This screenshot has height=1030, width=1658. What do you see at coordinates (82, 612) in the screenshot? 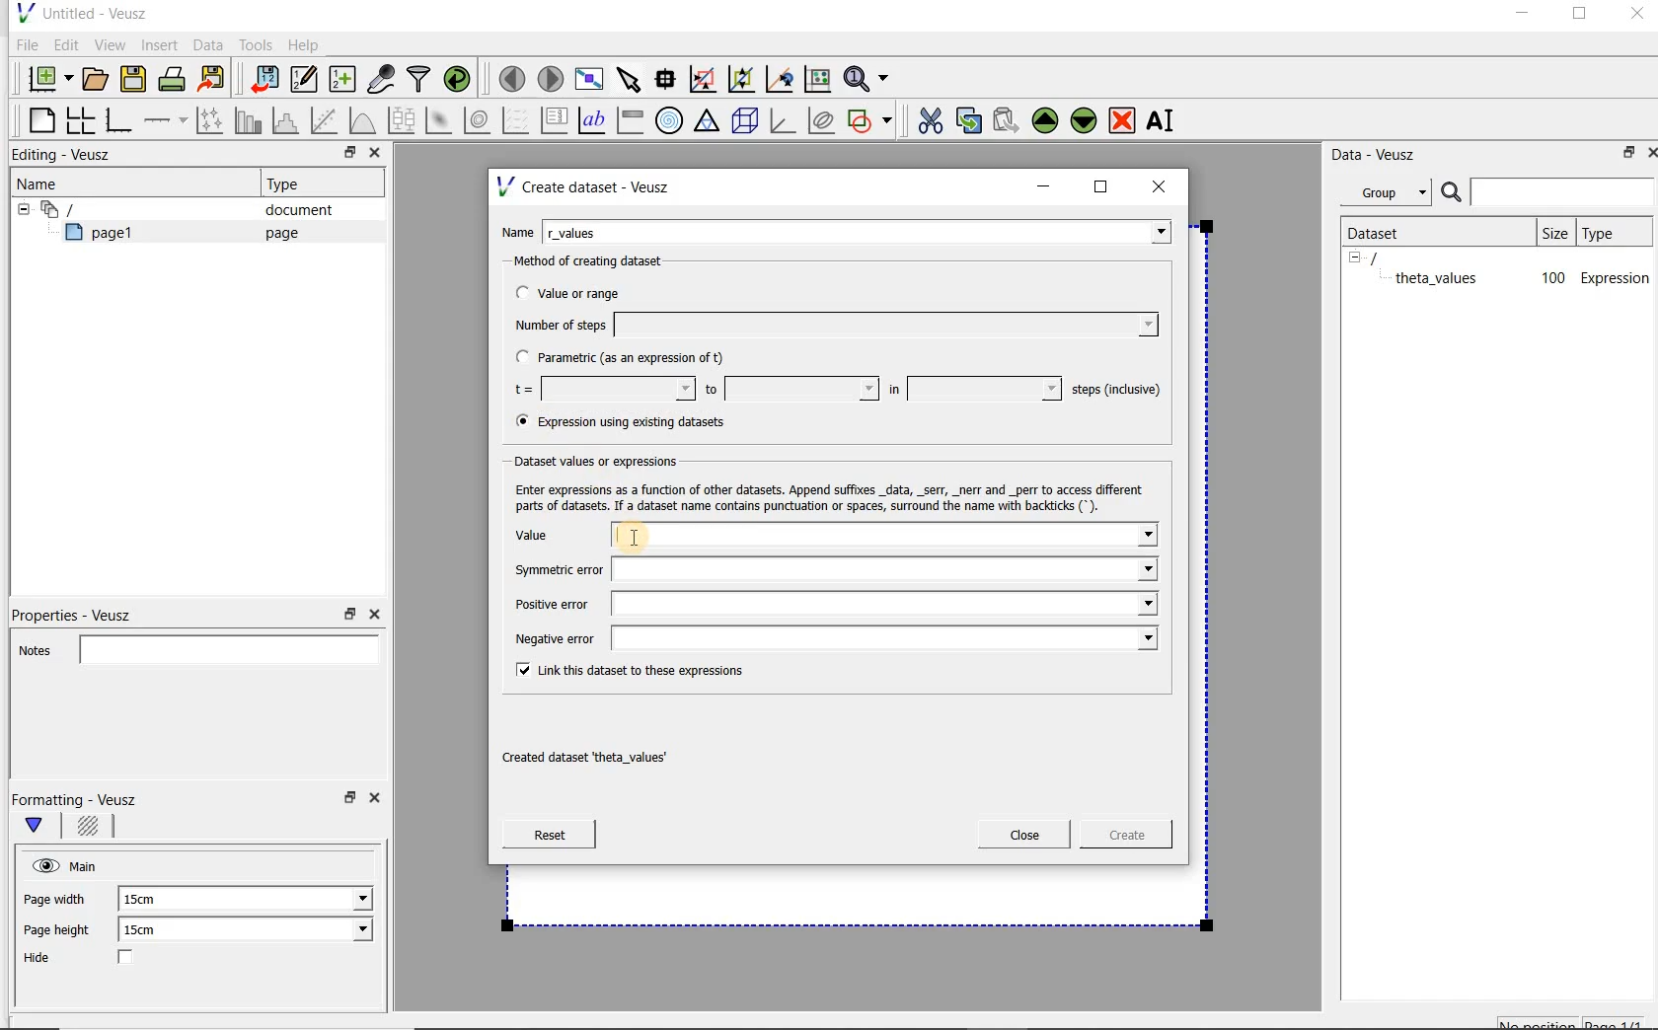
I see `Properties - Veusz` at bounding box center [82, 612].